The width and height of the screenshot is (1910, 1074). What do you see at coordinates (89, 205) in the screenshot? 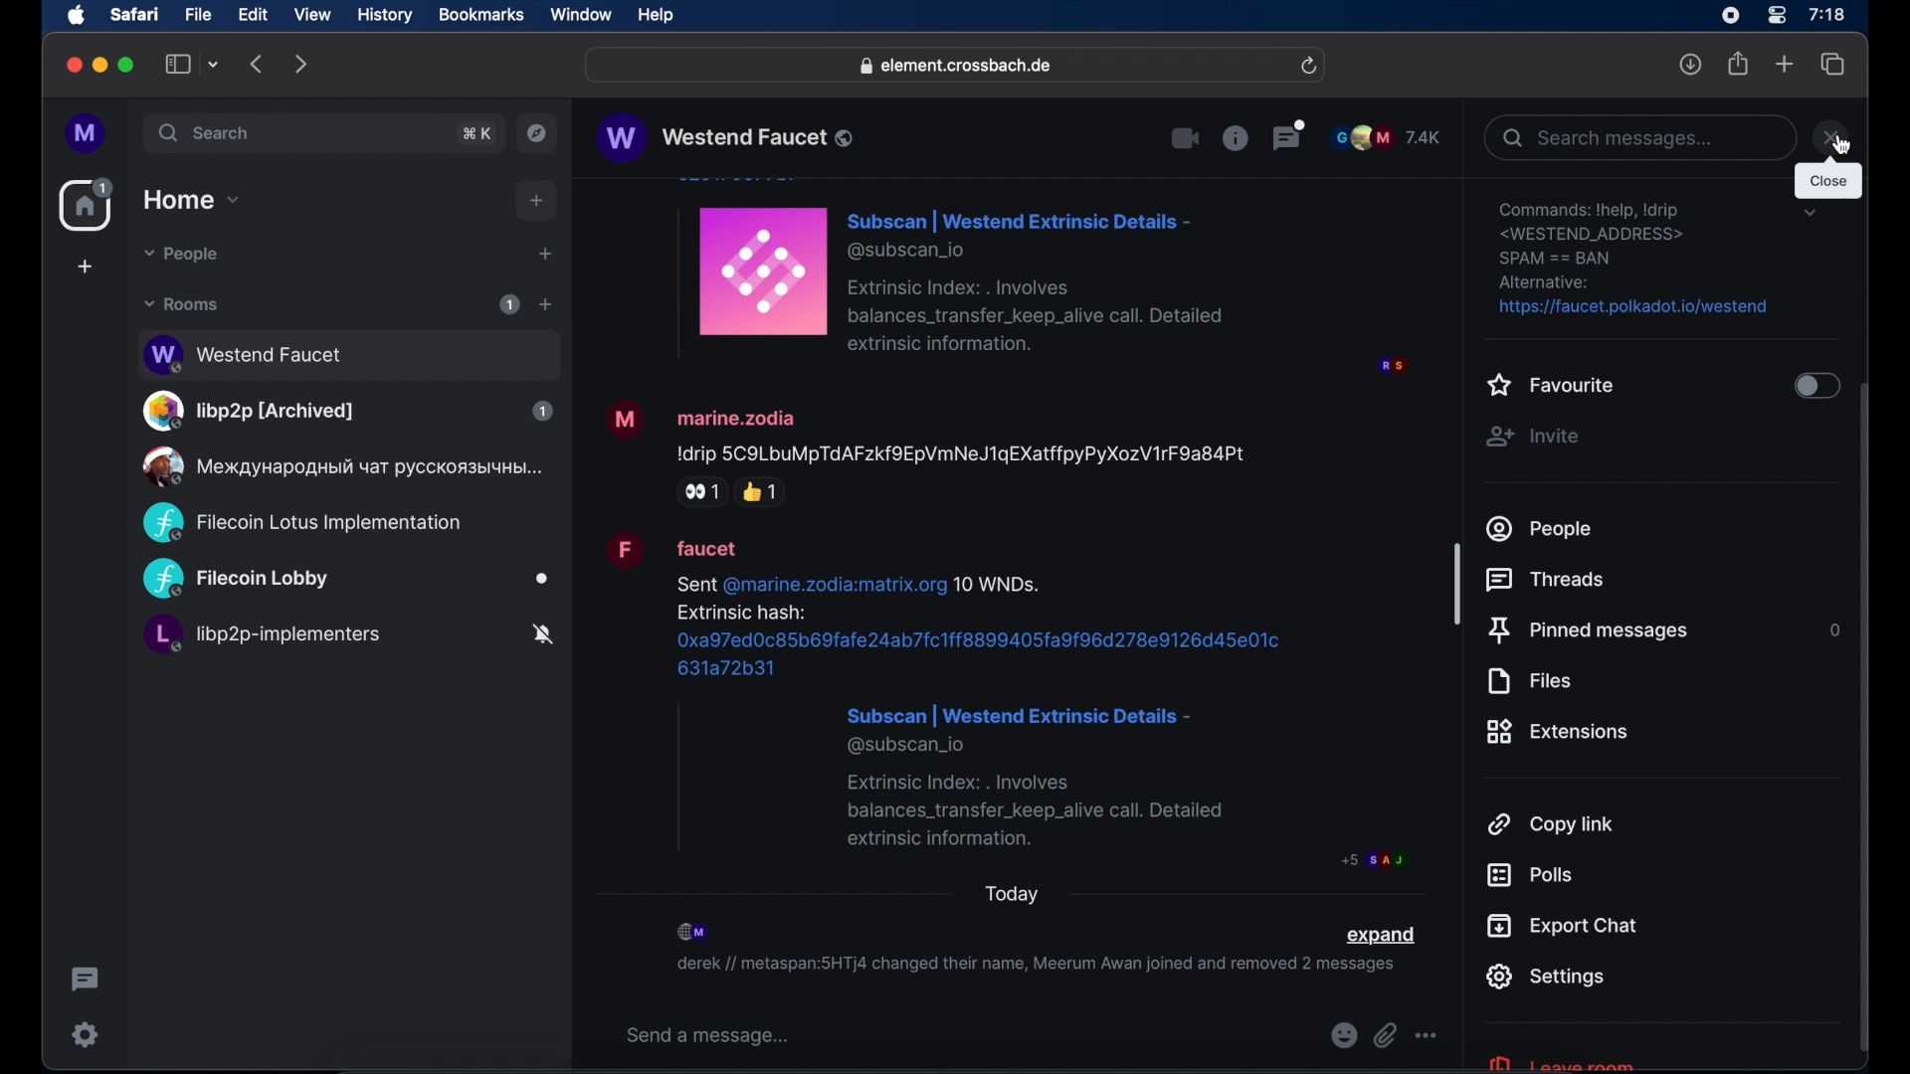
I see `home` at bounding box center [89, 205].